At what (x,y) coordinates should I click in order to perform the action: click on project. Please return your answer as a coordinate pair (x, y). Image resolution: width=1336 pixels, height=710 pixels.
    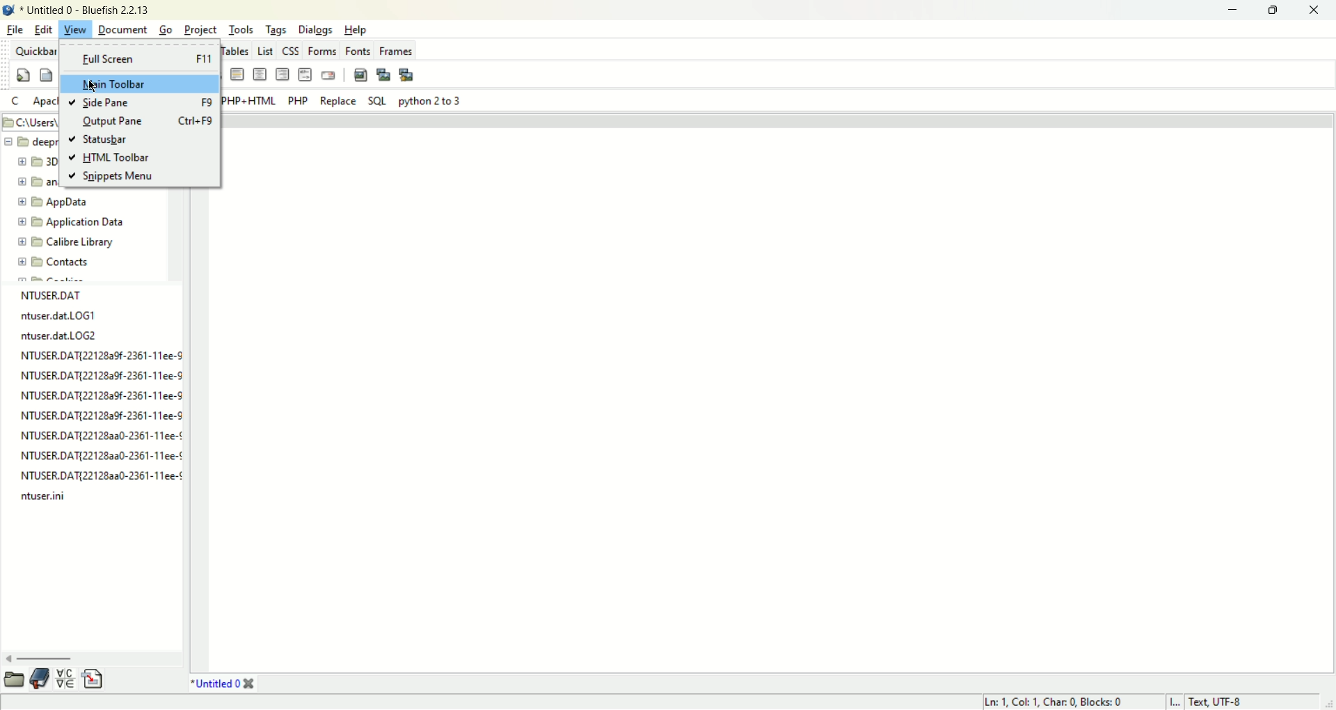
    Looking at the image, I should click on (200, 29).